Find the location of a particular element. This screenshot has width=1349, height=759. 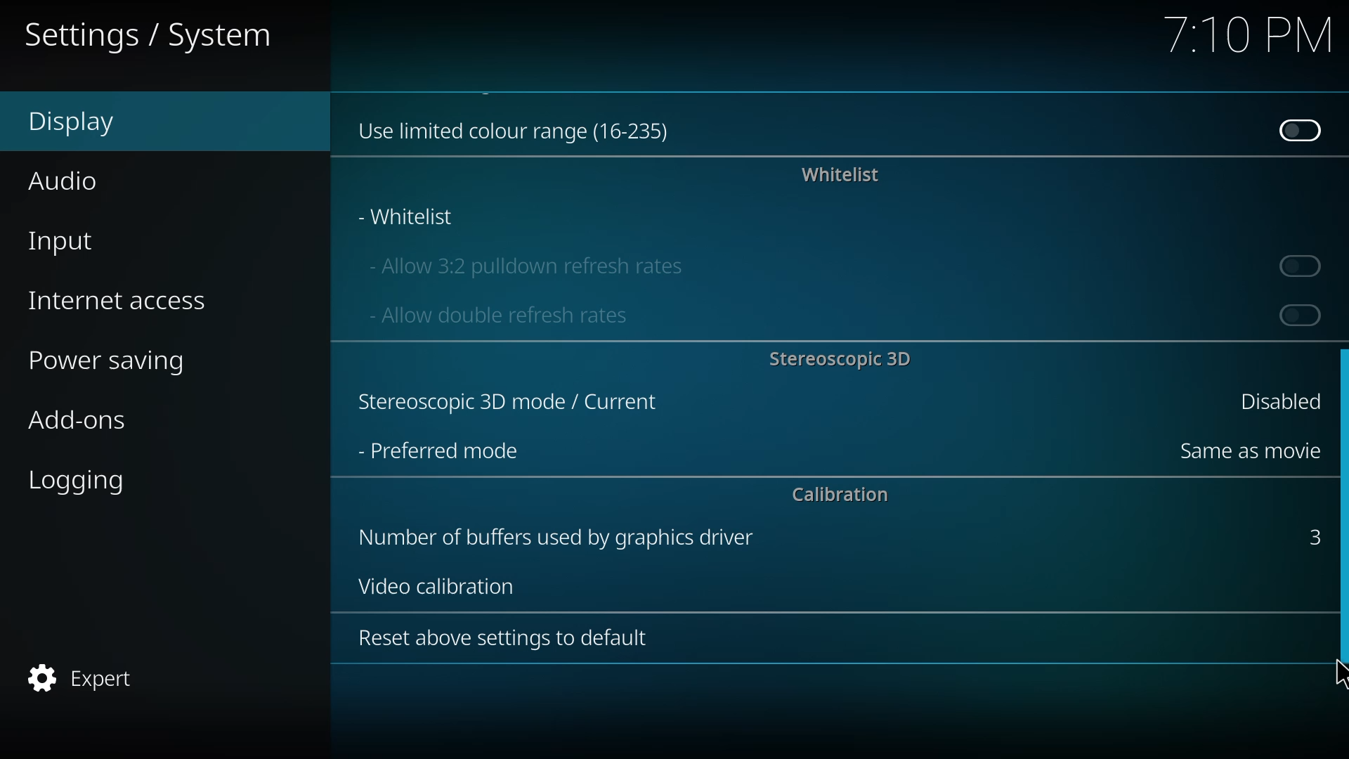

display is located at coordinates (85, 122).